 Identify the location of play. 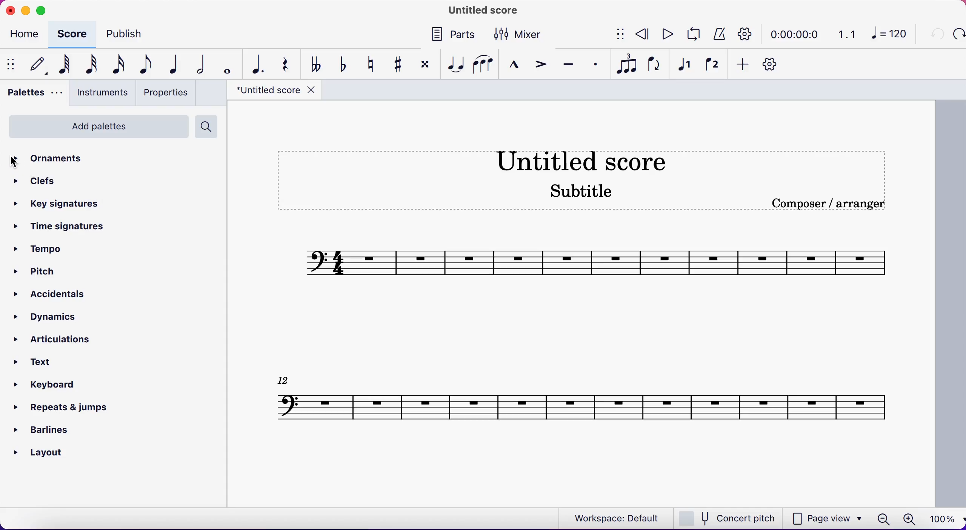
(667, 35).